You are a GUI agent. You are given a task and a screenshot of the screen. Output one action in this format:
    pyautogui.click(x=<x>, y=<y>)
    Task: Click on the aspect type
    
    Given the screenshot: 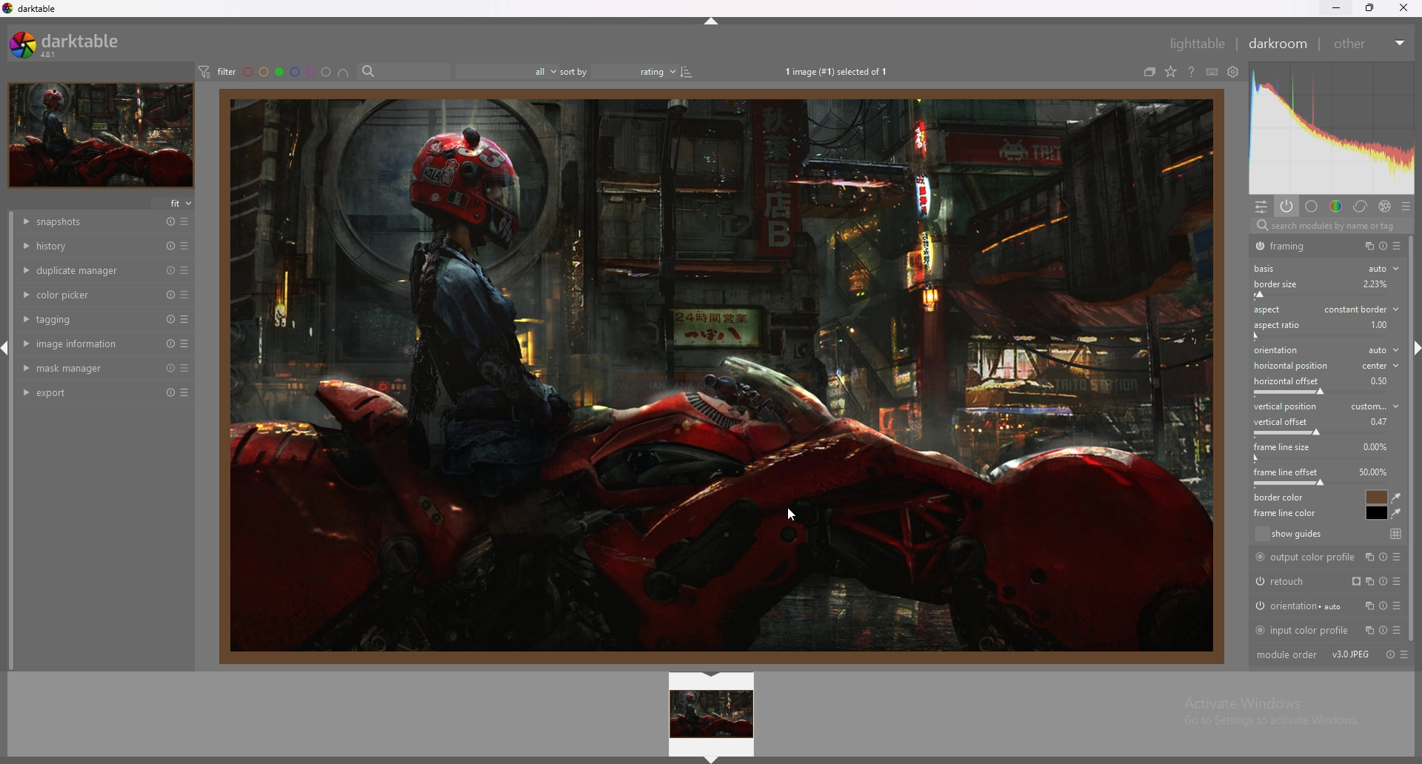 What is the action you would take?
    pyautogui.click(x=1361, y=308)
    